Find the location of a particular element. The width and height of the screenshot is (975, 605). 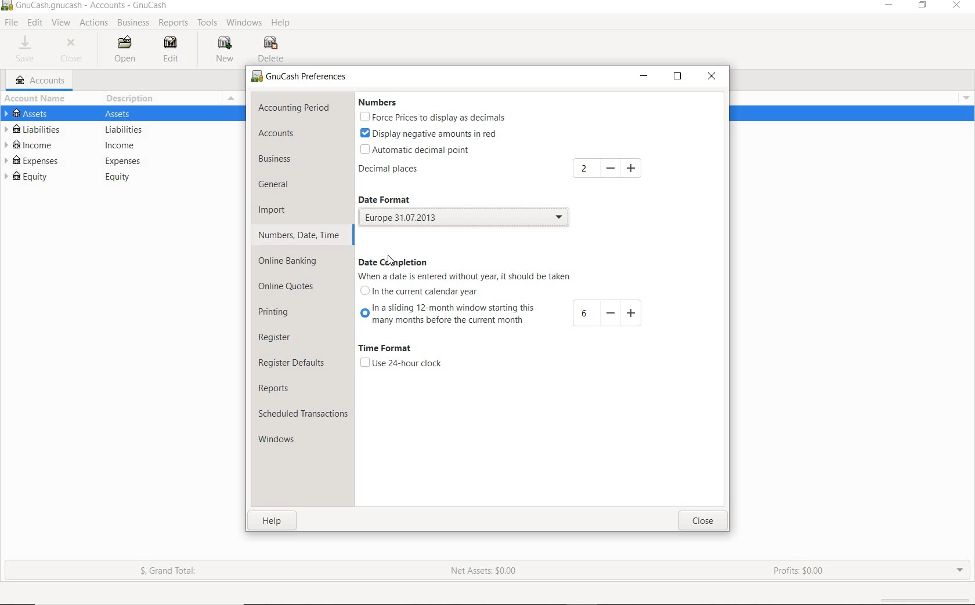

EDIT is located at coordinates (172, 50).